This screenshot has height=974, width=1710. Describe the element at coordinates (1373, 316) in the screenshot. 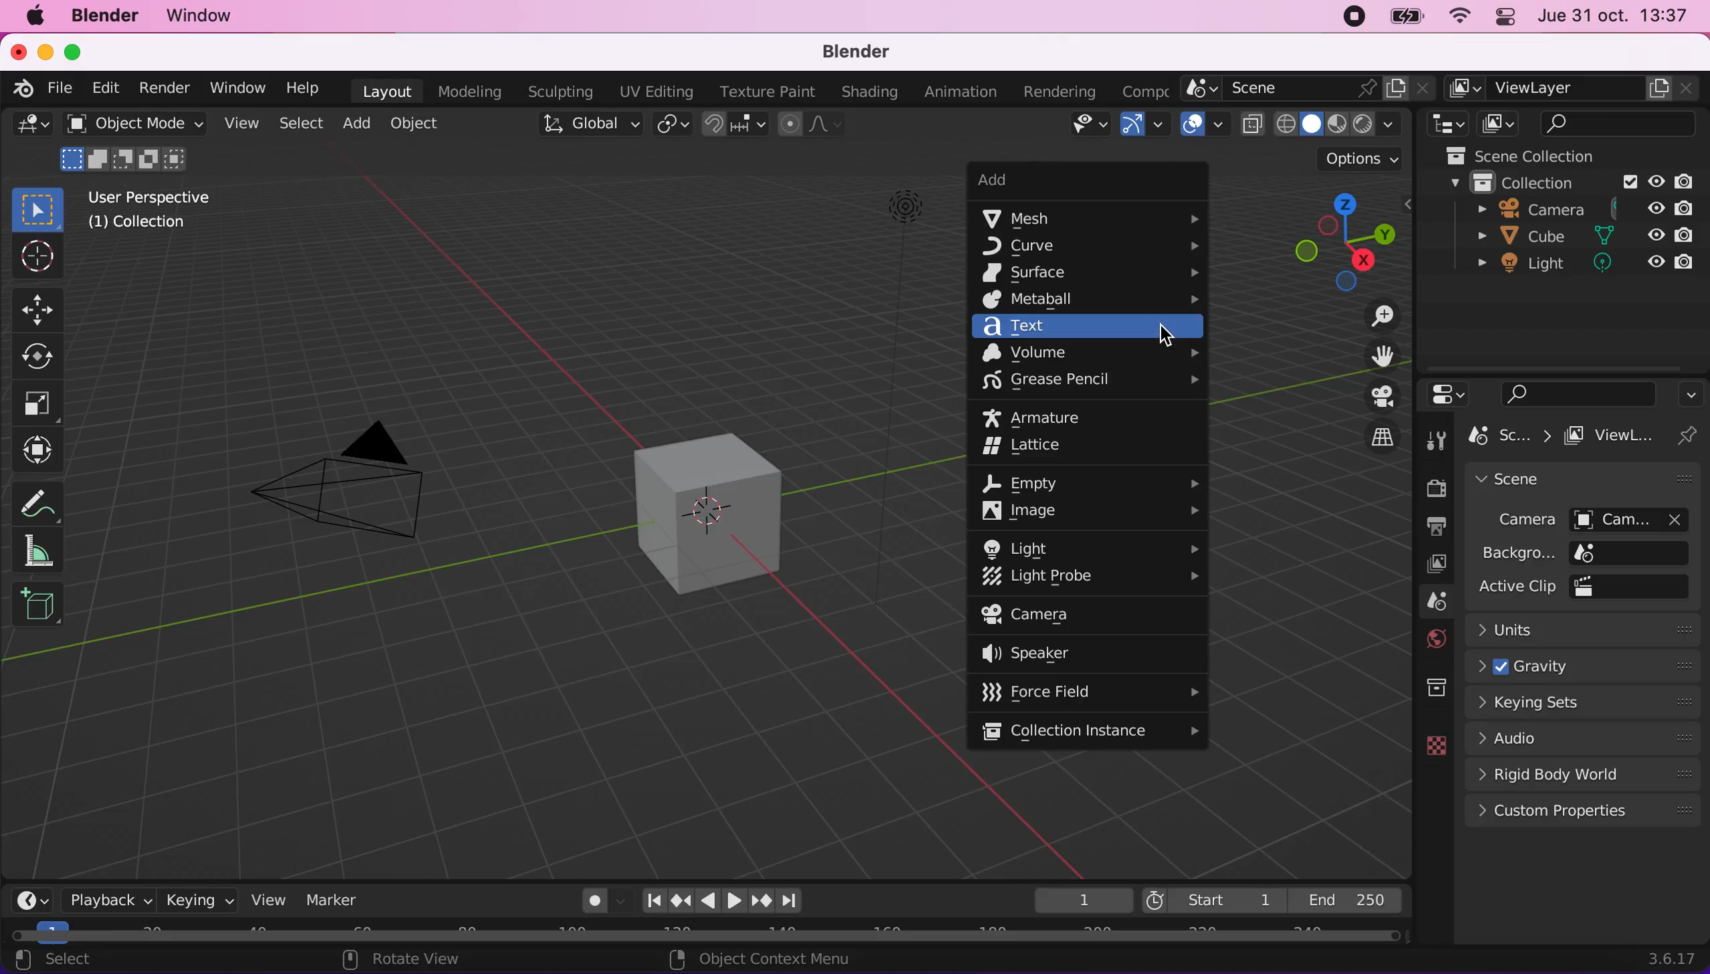

I see `zoom in/out` at that location.